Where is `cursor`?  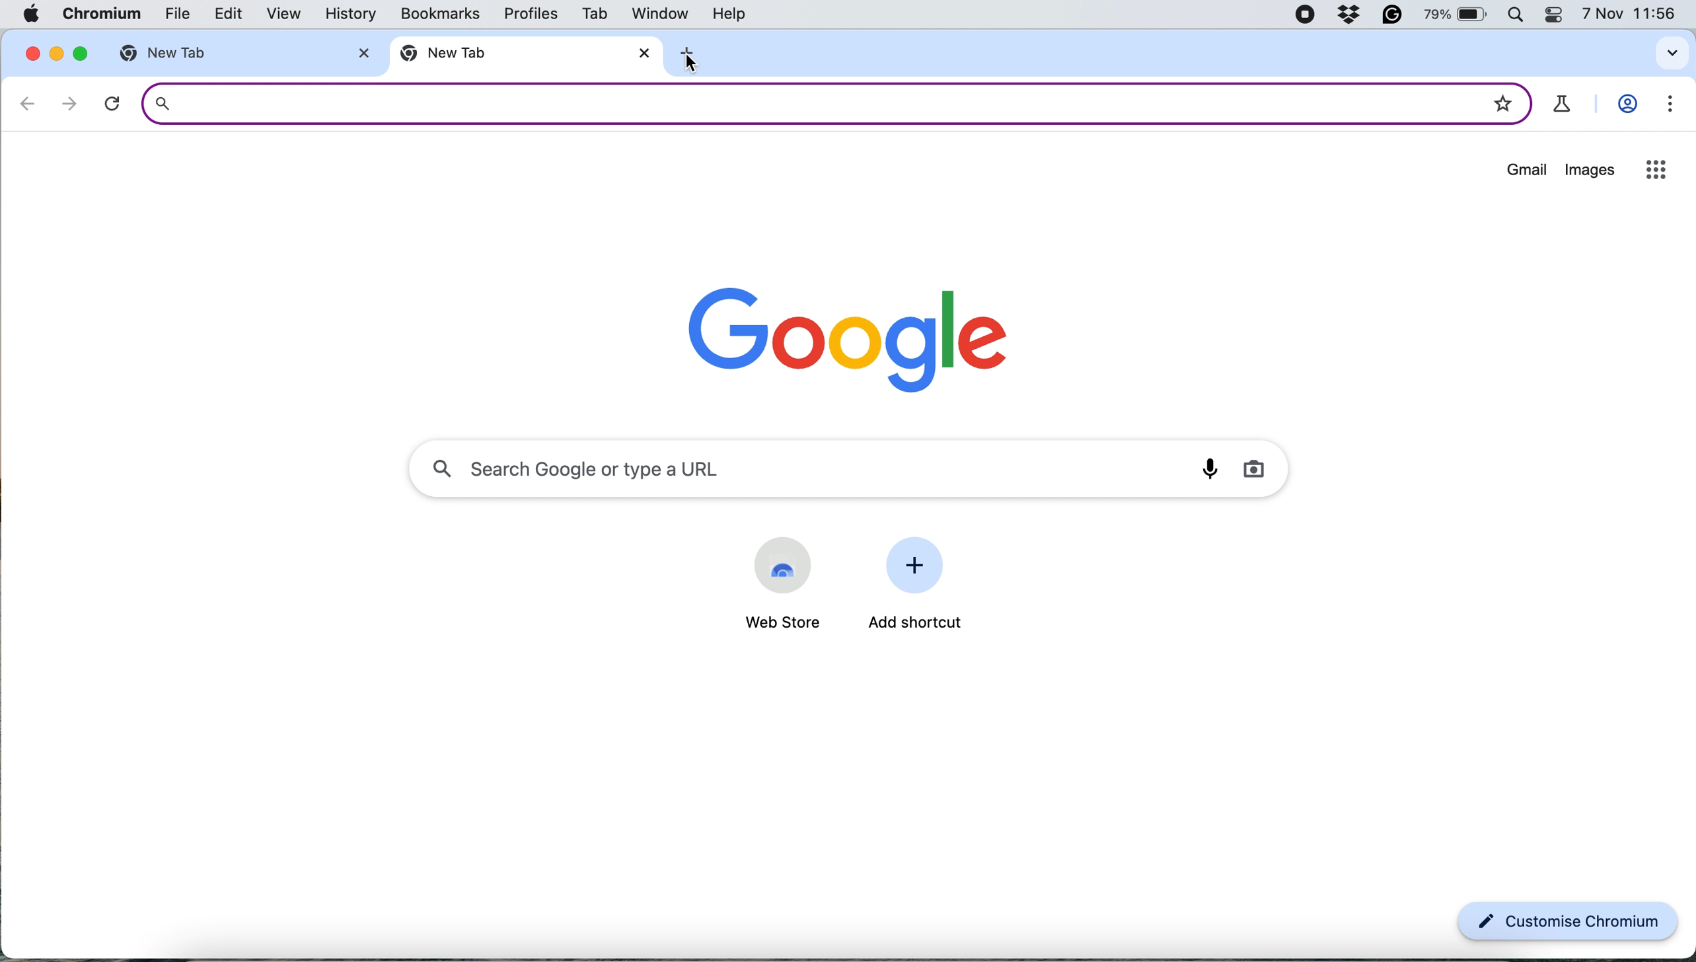 cursor is located at coordinates (695, 65).